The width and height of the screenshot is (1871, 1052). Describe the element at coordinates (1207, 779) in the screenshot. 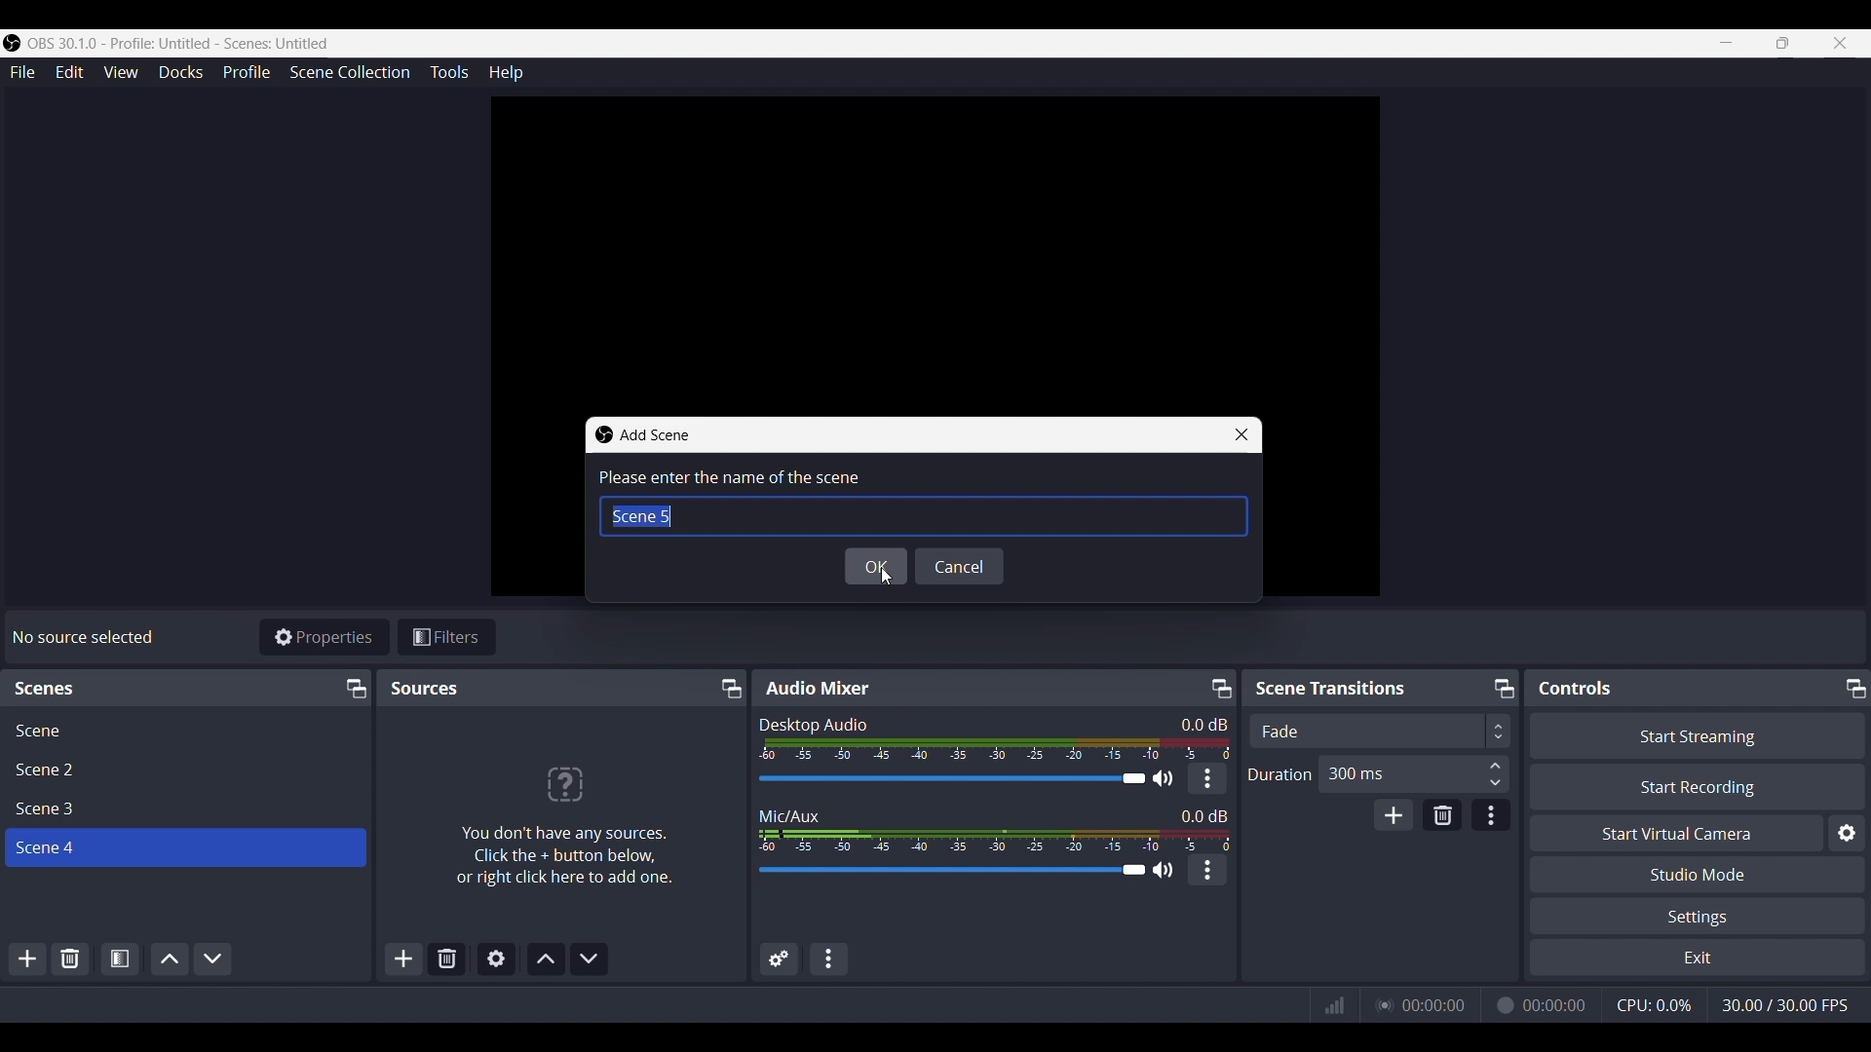

I see `More` at that location.